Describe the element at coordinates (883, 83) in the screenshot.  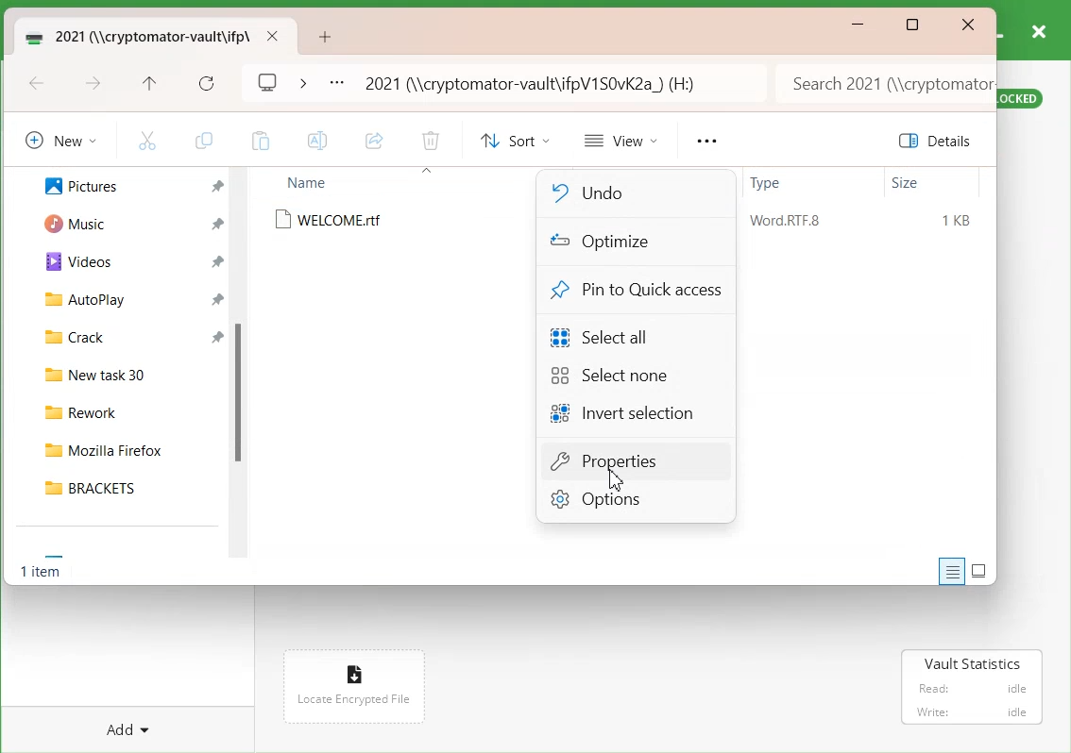
I see `Search bar` at that location.